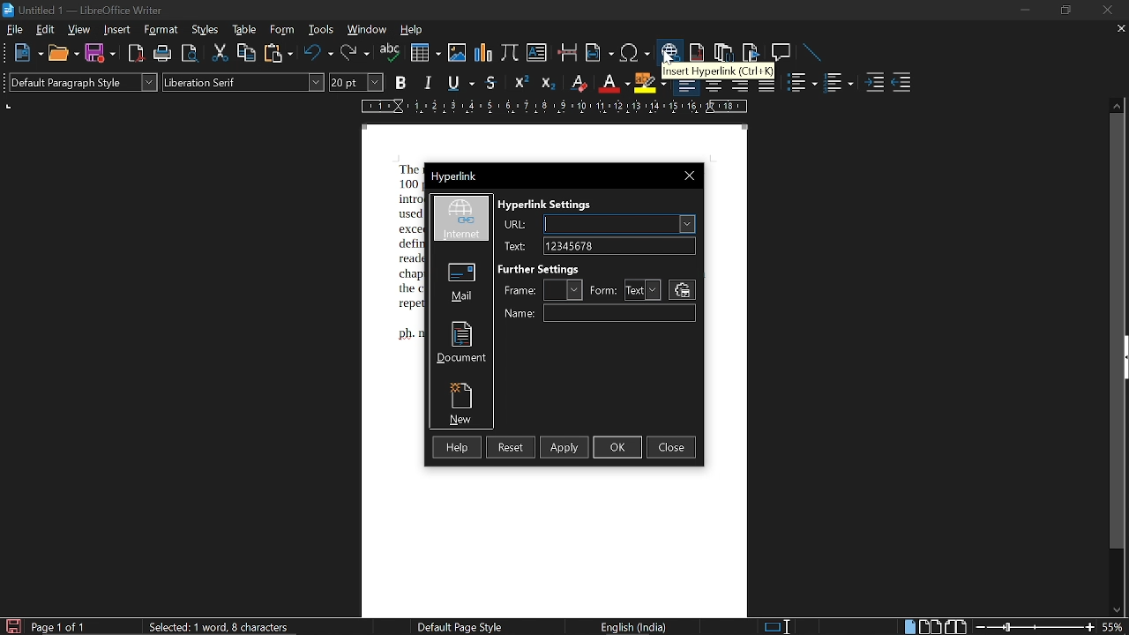 This screenshot has width=1129, height=635. I want to click on insert bibliography, so click(750, 54).